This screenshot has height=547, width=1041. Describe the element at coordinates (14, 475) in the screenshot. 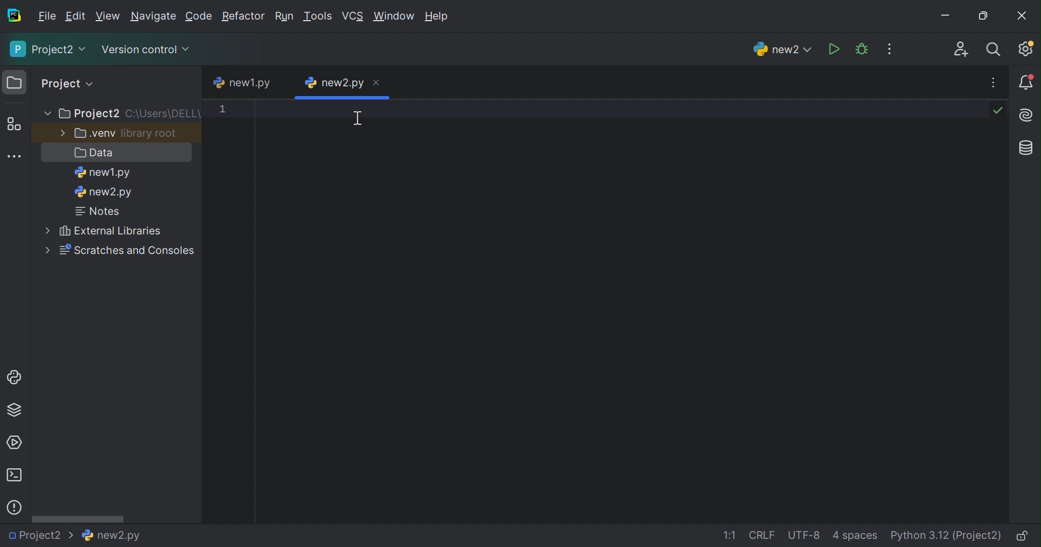

I see `Terminal` at that location.